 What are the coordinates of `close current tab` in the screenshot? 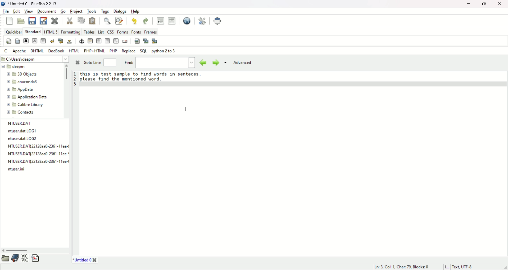 It's located at (95, 260).